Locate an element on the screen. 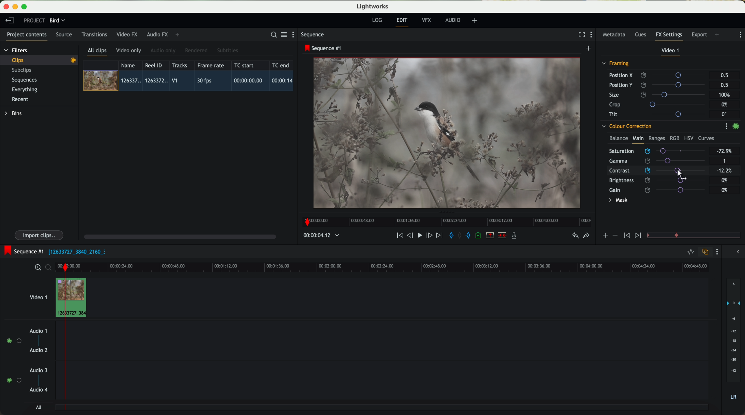 This screenshot has height=415, width=745. bins is located at coordinates (14, 114).